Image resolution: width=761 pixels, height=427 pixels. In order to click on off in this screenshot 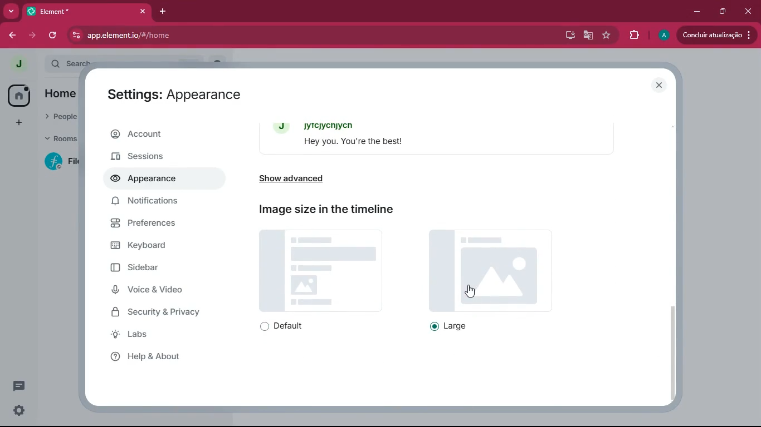, I will do `click(264, 327)`.